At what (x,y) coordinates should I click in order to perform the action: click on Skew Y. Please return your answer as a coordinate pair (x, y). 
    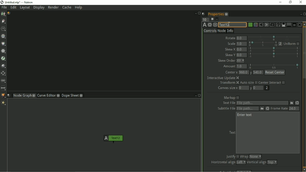
    Looking at the image, I should click on (229, 55).